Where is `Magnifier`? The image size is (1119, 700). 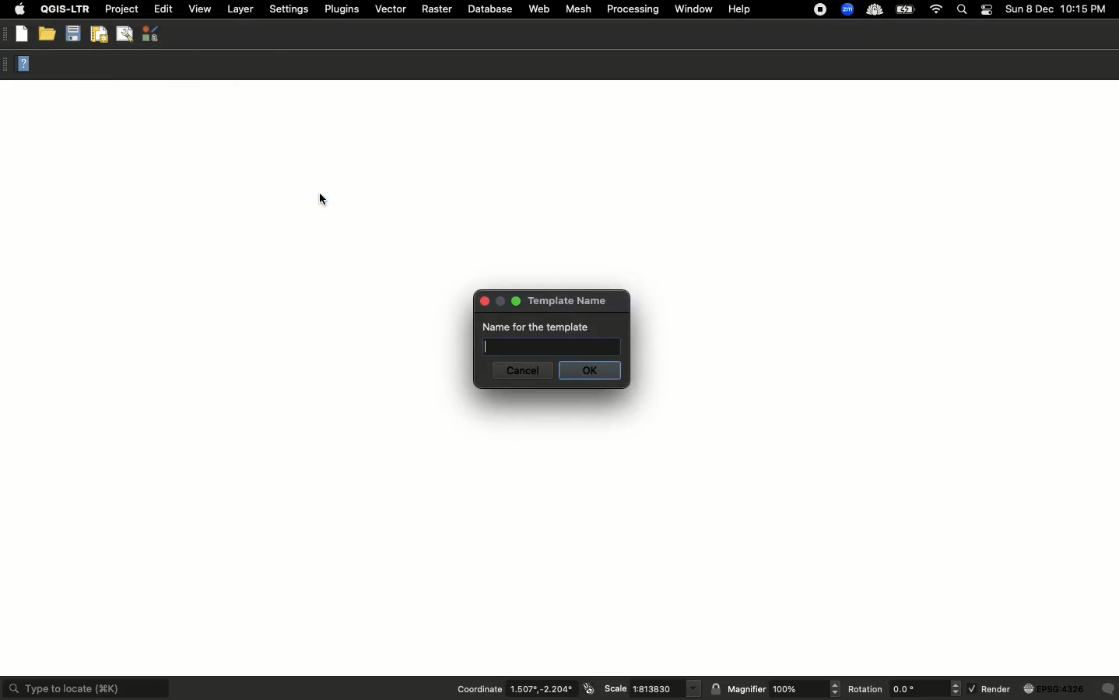
Magnifier is located at coordinates (749, 690).